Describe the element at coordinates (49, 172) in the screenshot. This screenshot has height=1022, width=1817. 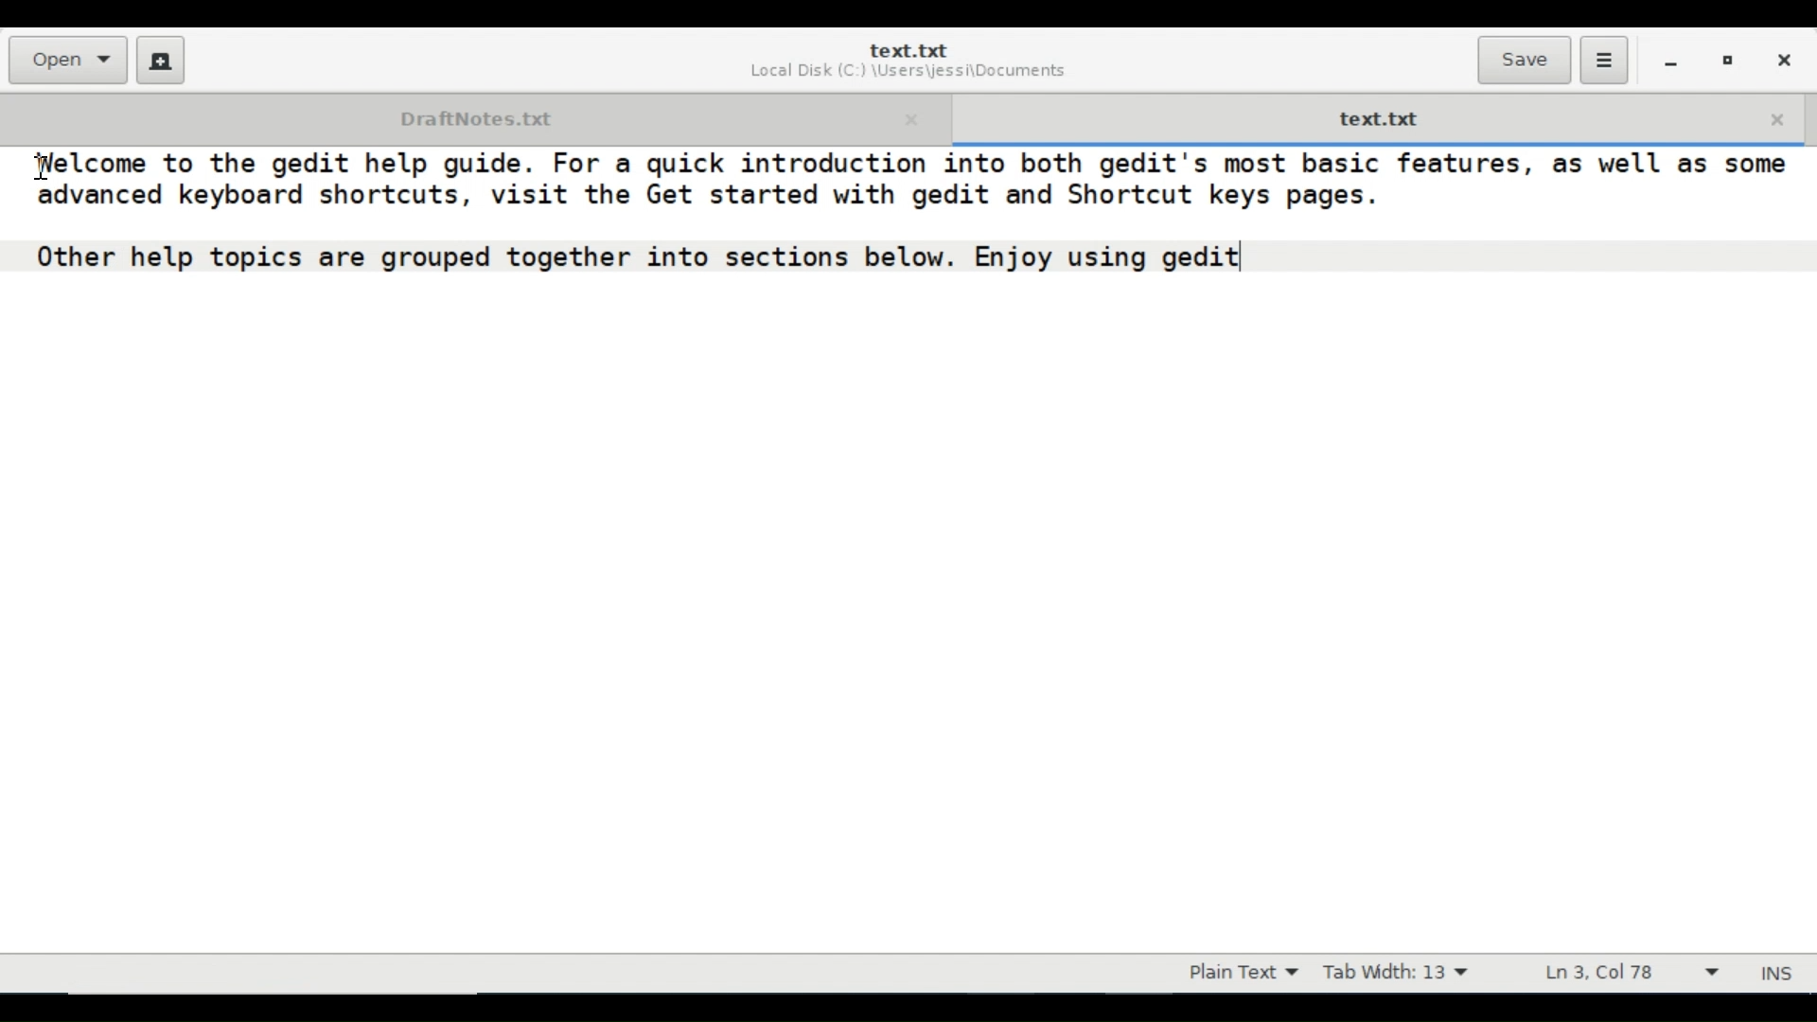
I see `cursor` at that location.